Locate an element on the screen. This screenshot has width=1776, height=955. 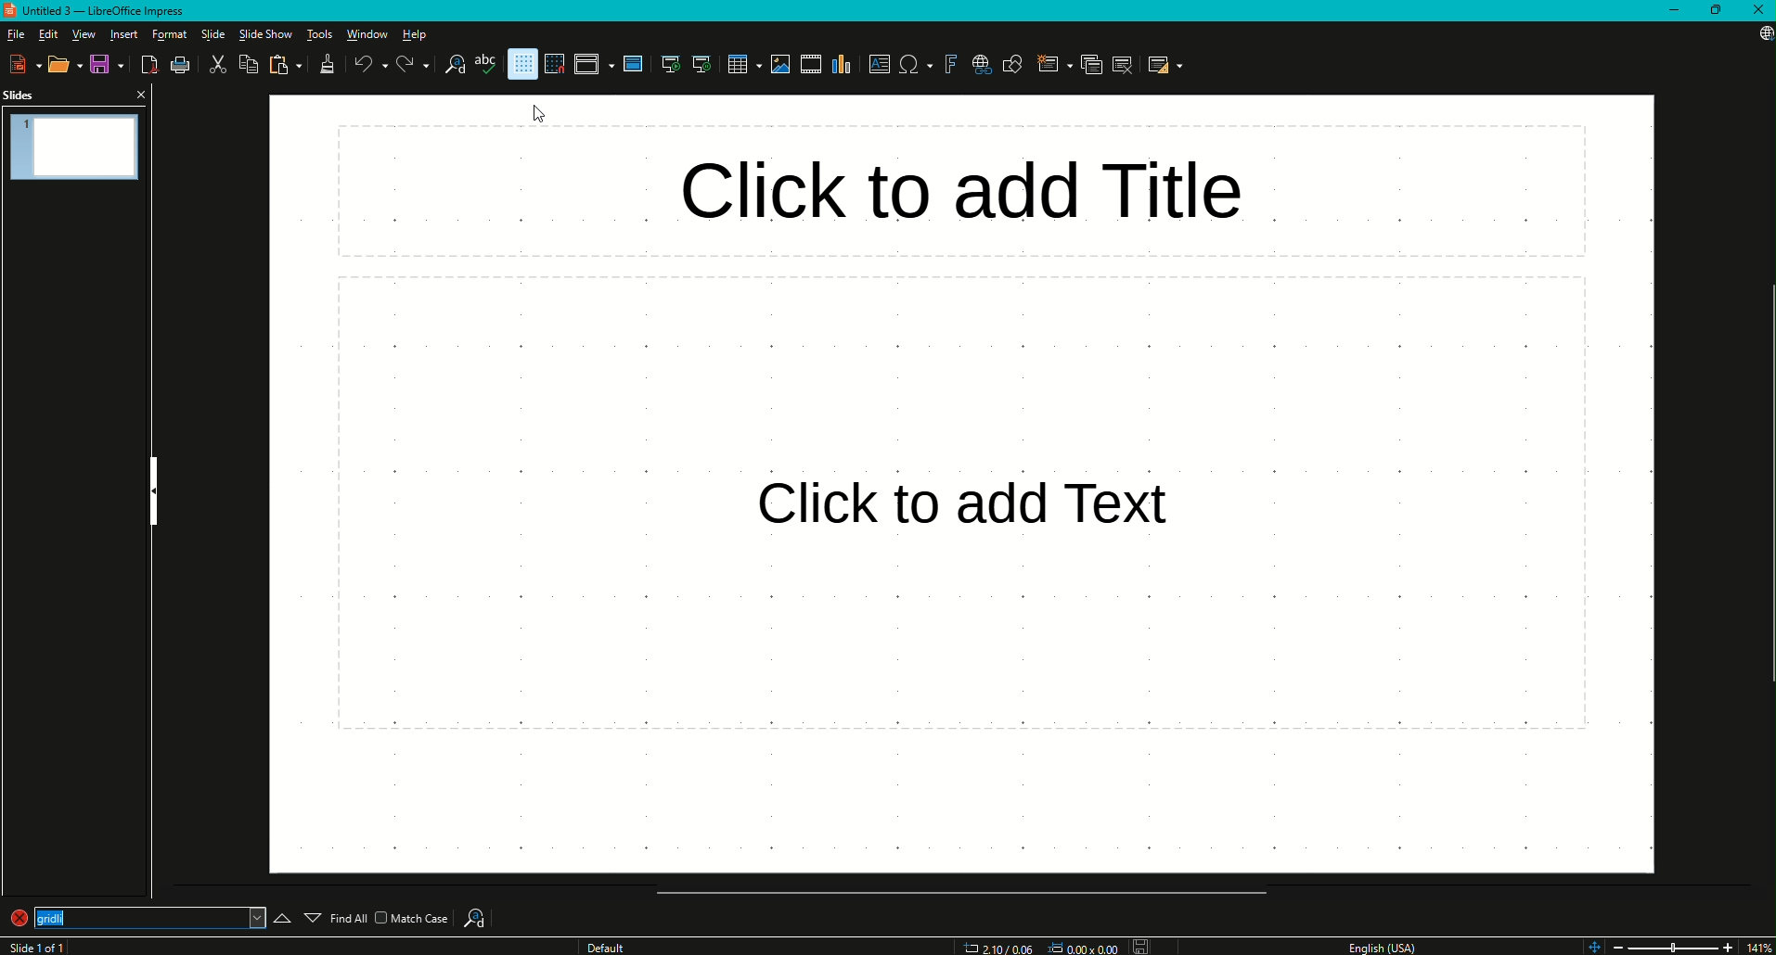
Zoom In is located at coordinates (1726, 946).